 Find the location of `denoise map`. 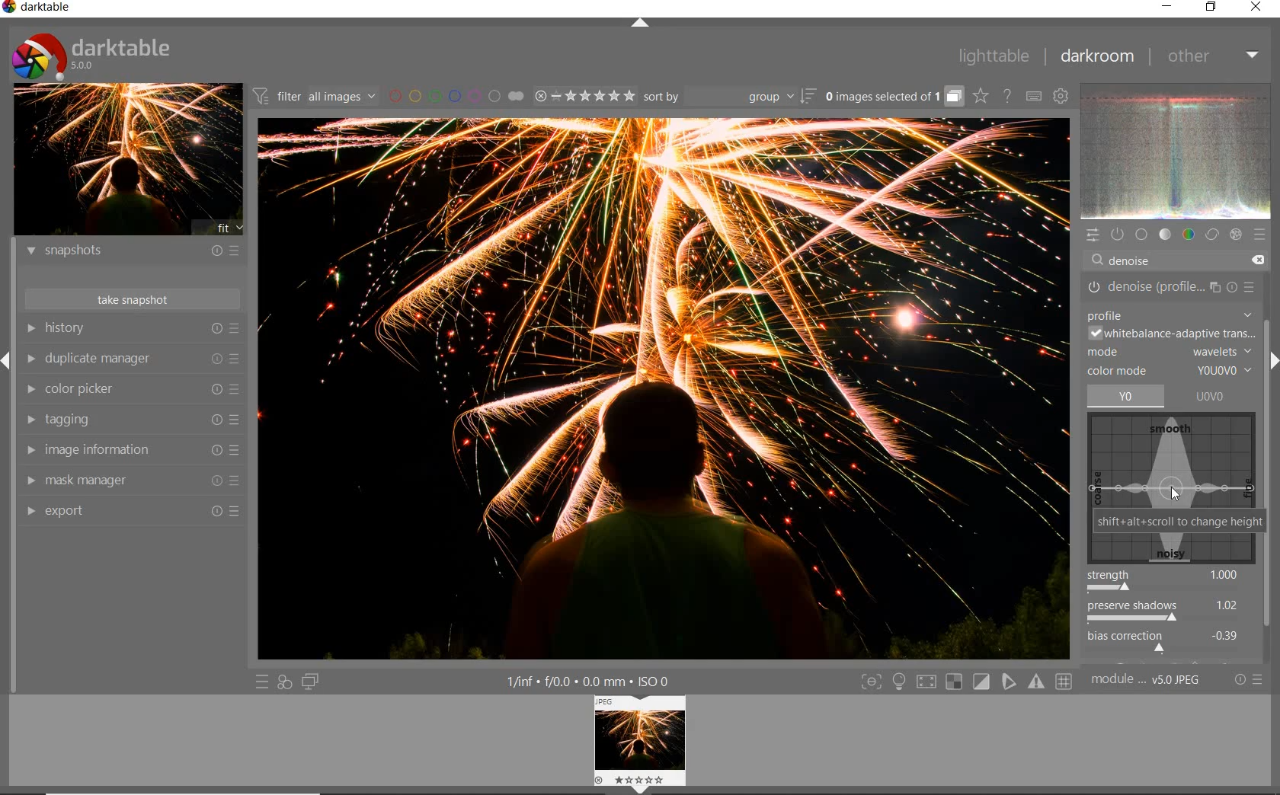

denoise map is located at coordinates (1172, 458).